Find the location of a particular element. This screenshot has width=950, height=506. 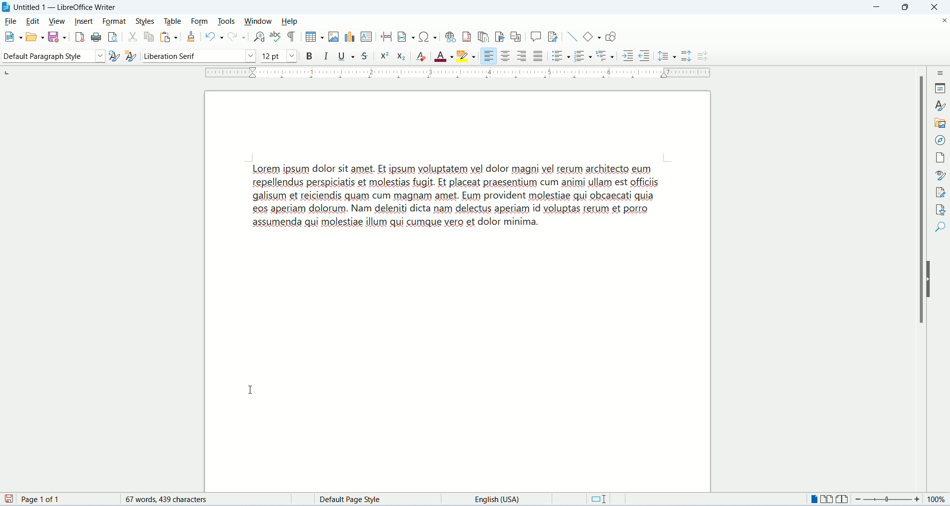

maximize is located at coordinates (906, 9).